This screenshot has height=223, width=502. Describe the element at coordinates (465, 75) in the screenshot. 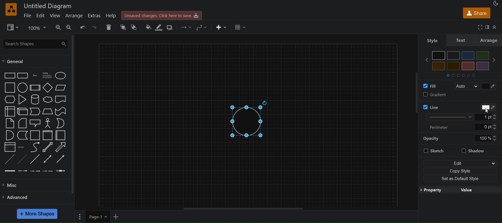

I see `sections` at that location.